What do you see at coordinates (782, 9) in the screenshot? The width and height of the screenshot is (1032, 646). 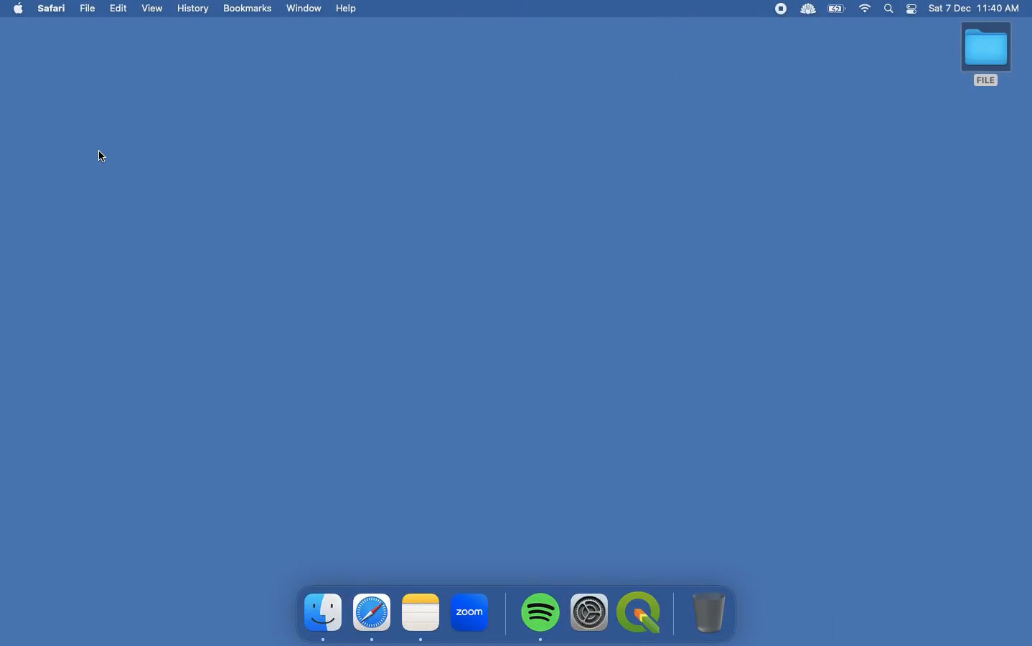 I see `stop recording` at bounding box center [782, 9].